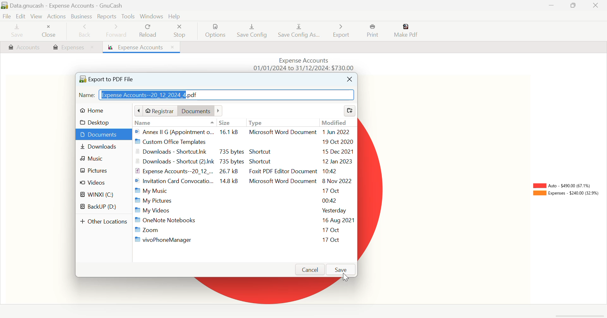 This screenshot has width=607, height=318. What do you see at coordinates (104, 135) in the screenshot?
I see `Documents Folder Open` at bounding box center [104, 135].